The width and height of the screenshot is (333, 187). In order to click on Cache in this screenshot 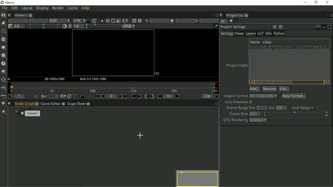, I will do `click(72, 8)`.